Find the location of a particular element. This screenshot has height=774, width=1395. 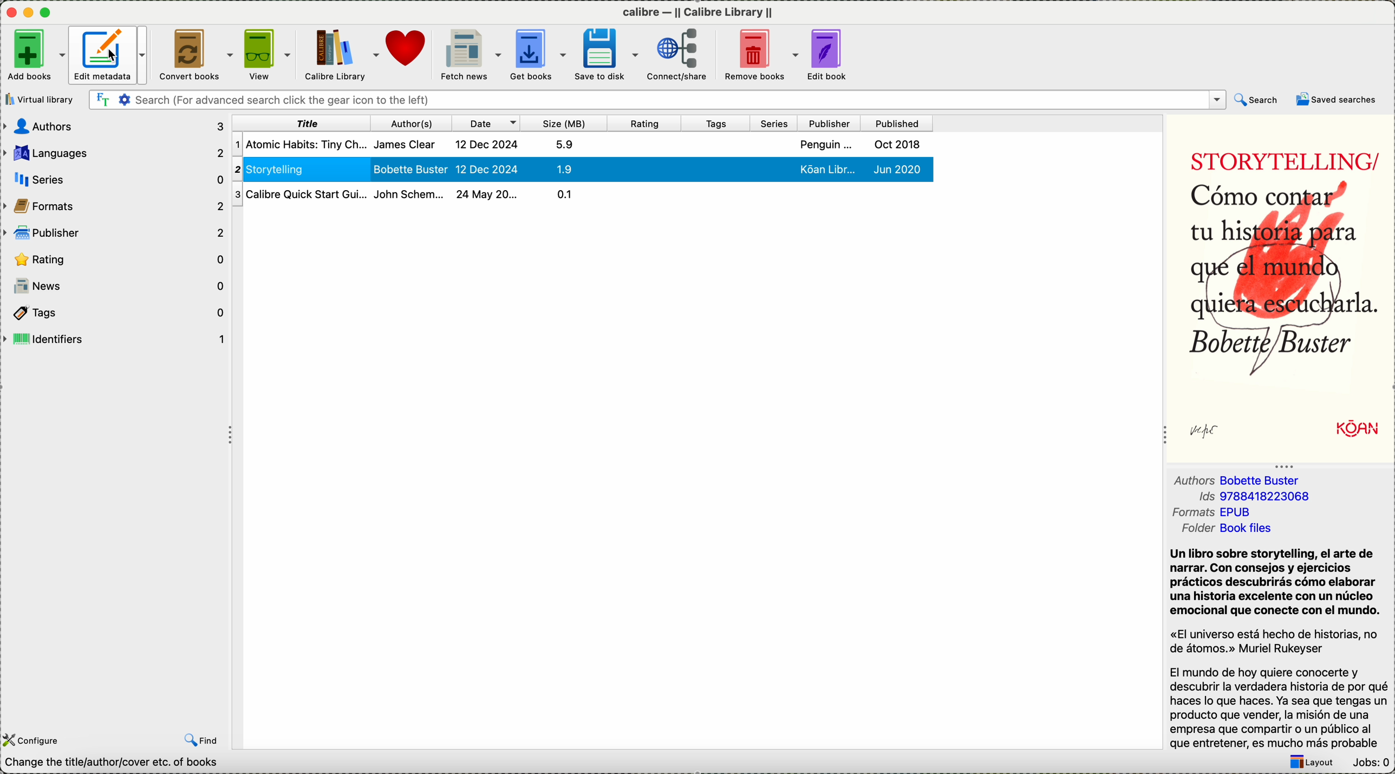

get books is located at coordinates (539, 54).